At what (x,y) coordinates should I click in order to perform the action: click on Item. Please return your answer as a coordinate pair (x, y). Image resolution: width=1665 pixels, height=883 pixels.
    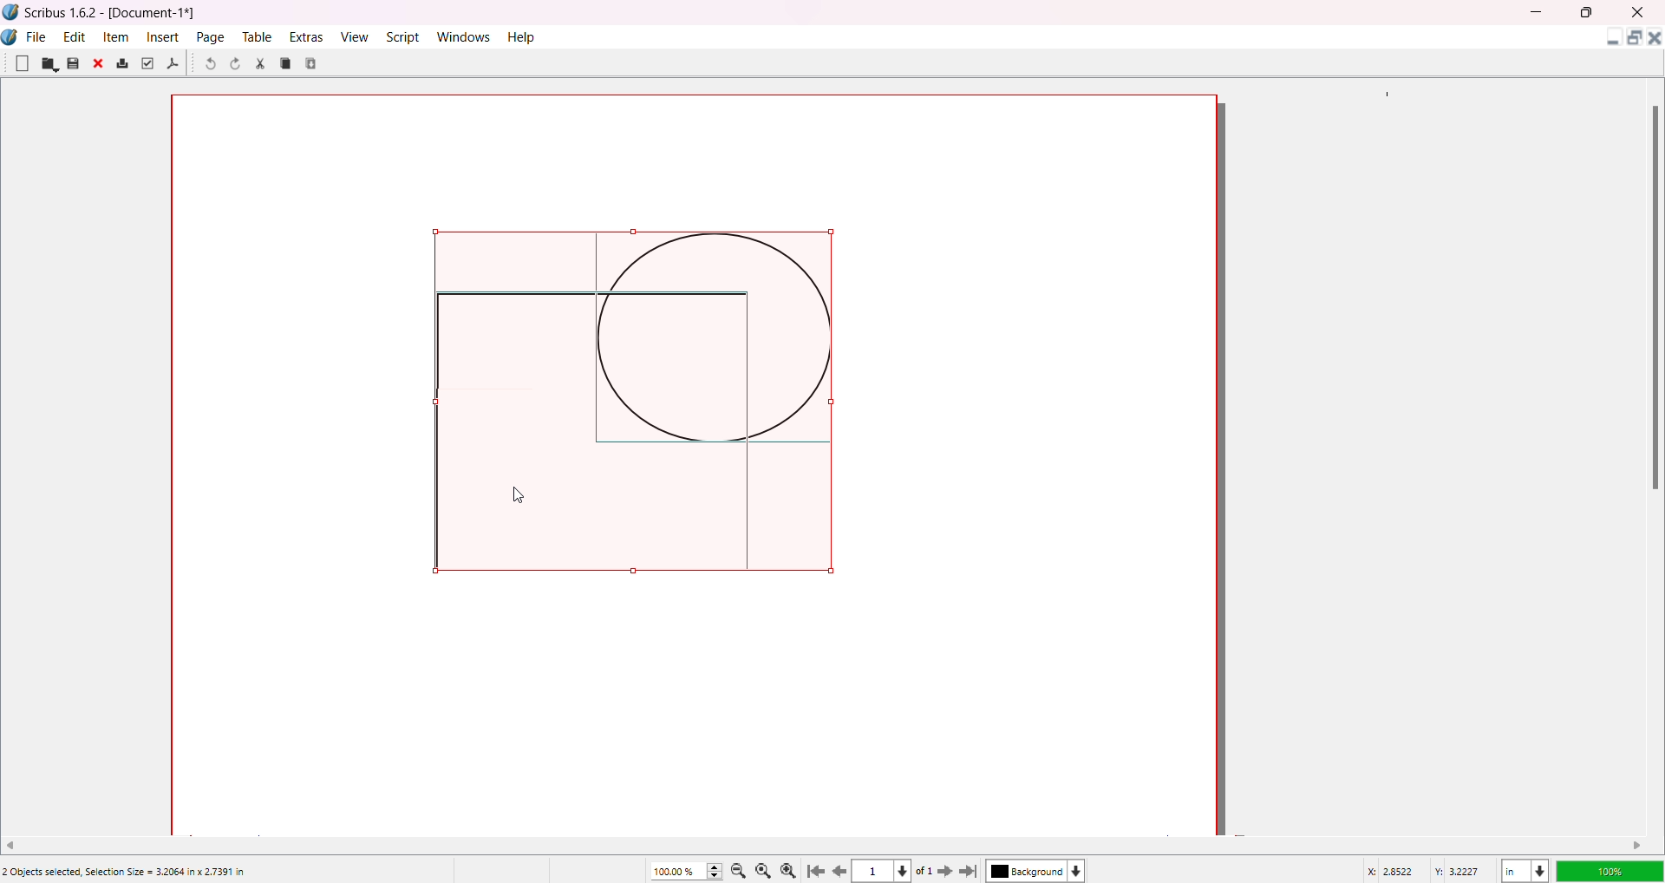
    Looking at the image, I should click on (118, 36).